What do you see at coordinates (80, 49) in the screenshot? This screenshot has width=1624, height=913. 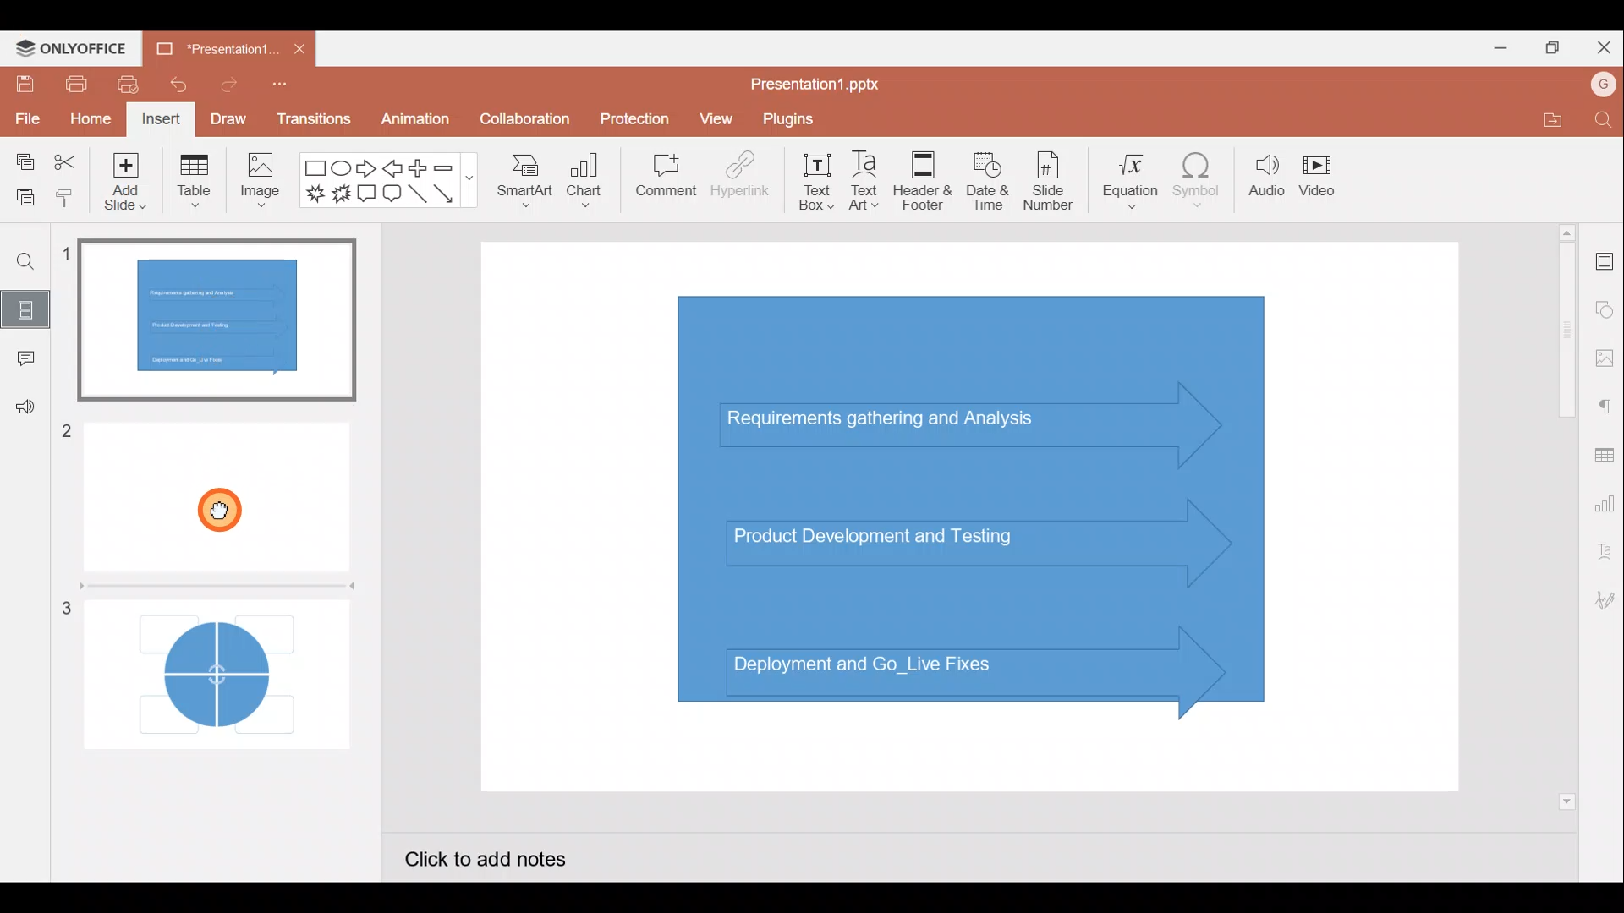 I see `ONLYOFFICE Menu` at bounding box center [80, 49].